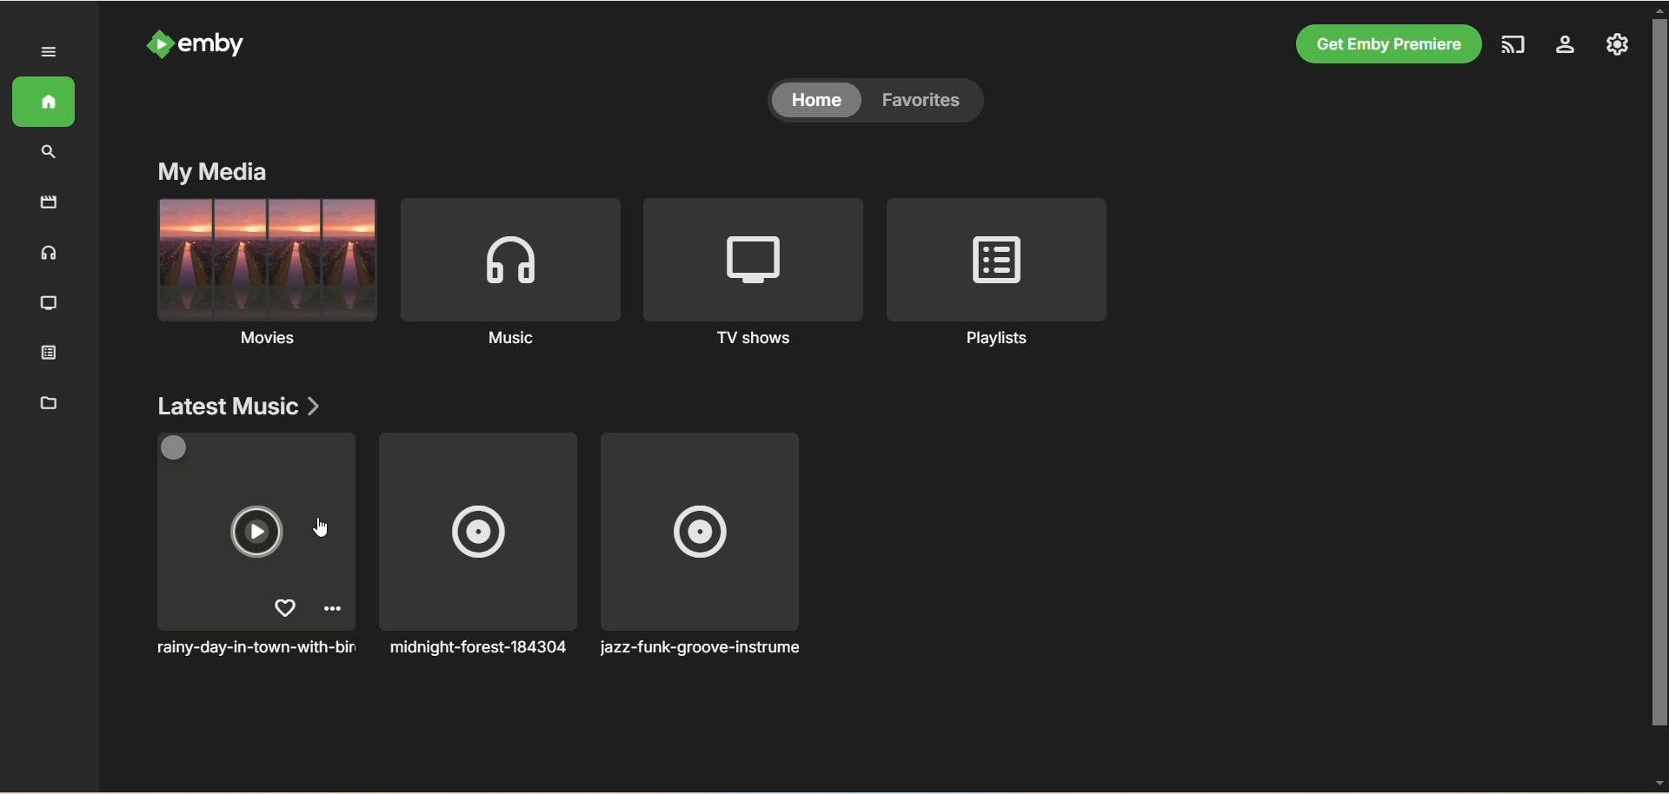  I want to click on Music, so click(509, 269).